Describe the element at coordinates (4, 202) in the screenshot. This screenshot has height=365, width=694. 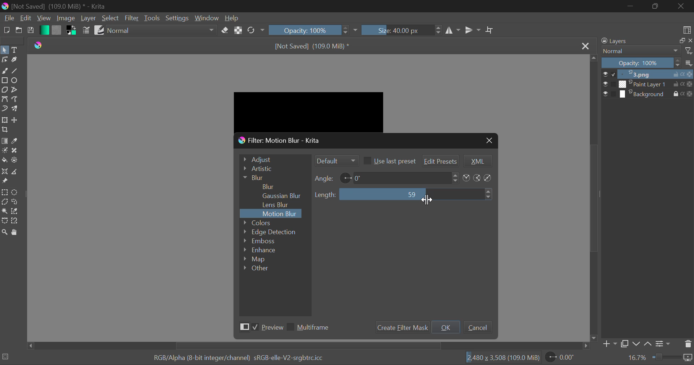
I see `Polygon Selection Tool` at that location.